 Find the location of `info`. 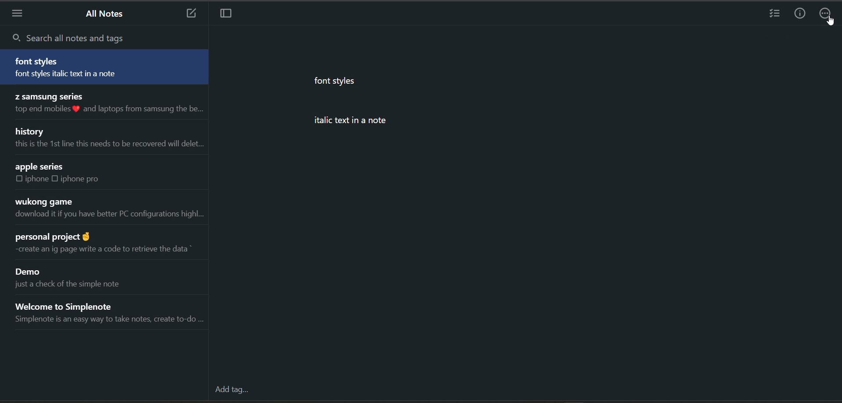

info is located at coordinates (802, 12).